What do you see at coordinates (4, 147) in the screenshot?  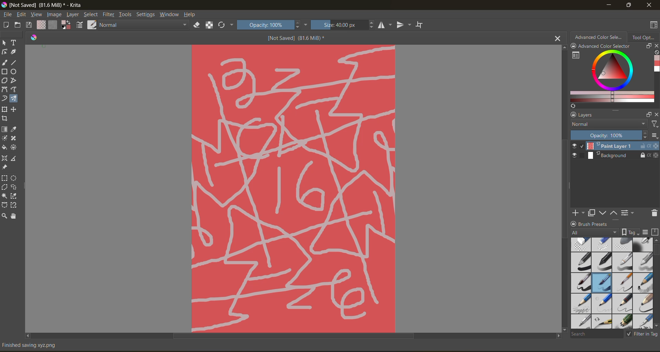 I see `tool` at bounding box center [4, 147].